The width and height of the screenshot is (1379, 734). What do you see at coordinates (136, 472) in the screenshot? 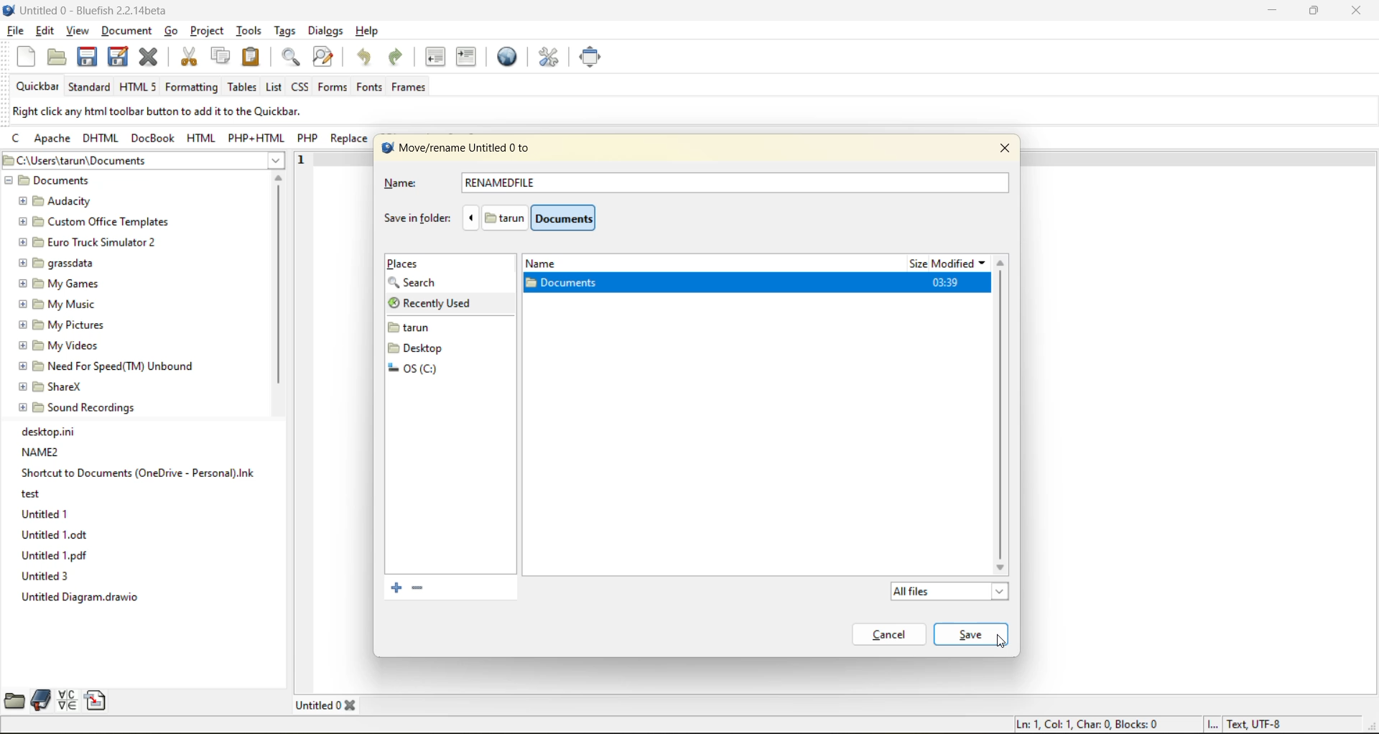
I see `Shortcut to Documents (OneDrive-Personal).Ink` at bounding box center [136, 472].